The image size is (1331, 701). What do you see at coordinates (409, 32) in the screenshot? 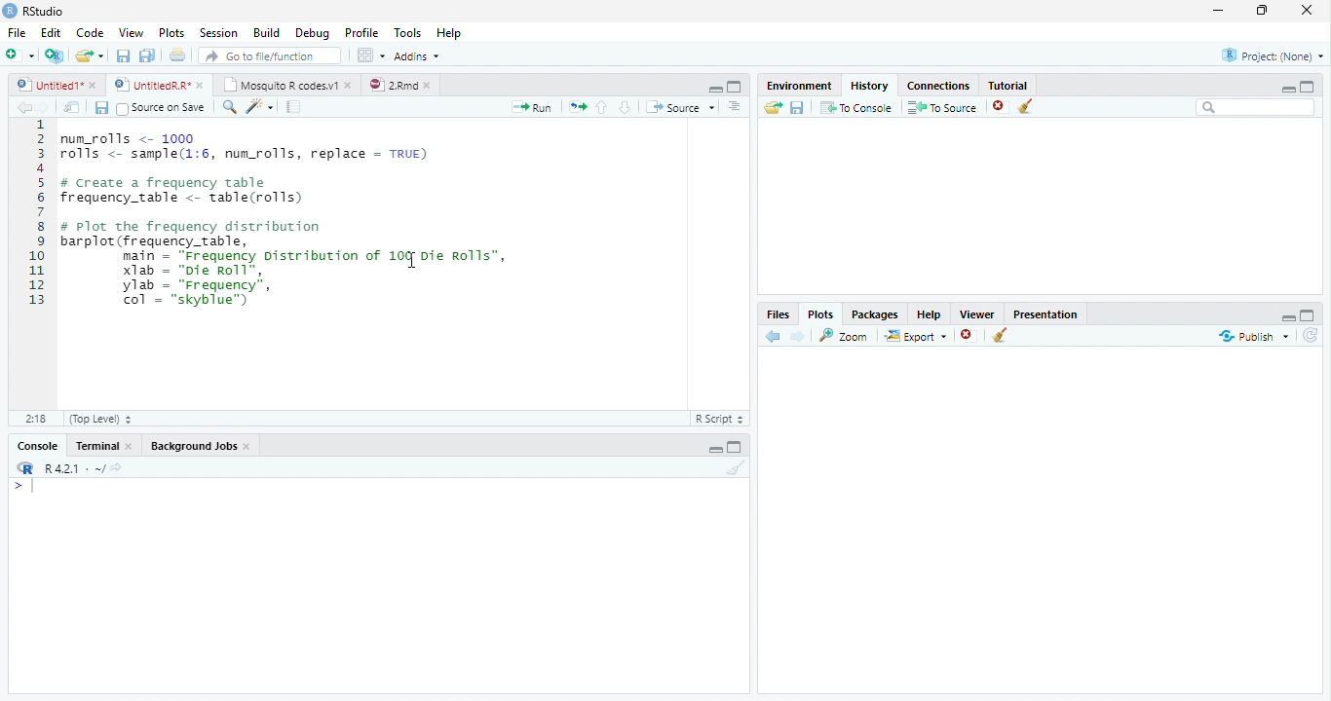
I see `Tools` at bounding box center [409, 32].